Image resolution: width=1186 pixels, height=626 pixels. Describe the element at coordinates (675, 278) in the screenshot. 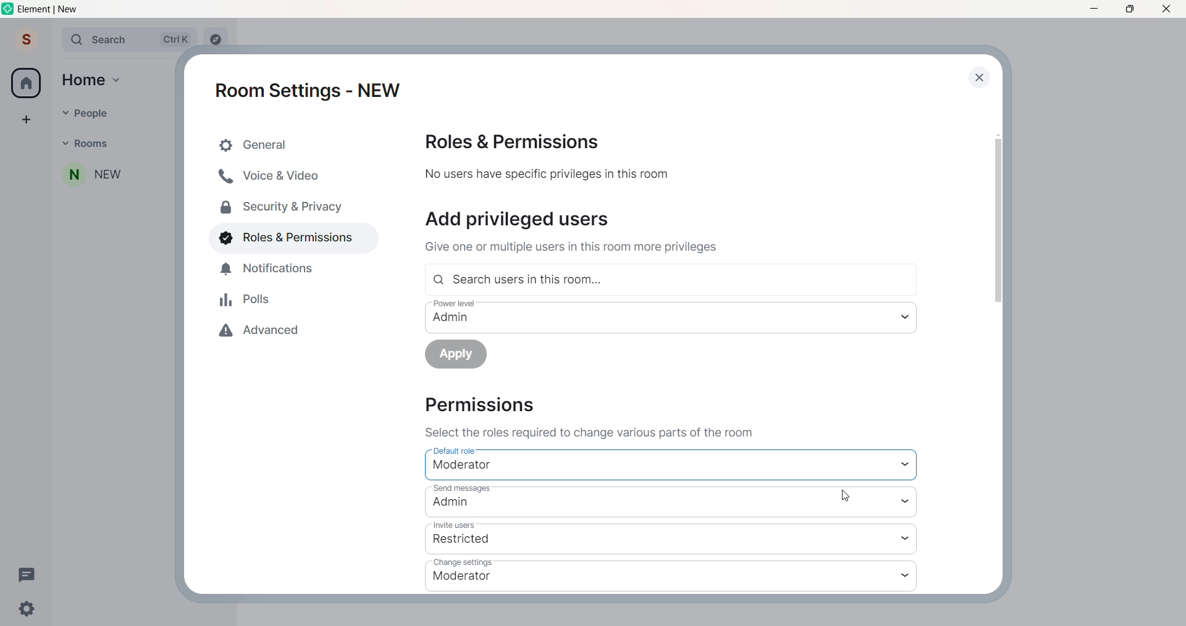

I see `search user` at that location.